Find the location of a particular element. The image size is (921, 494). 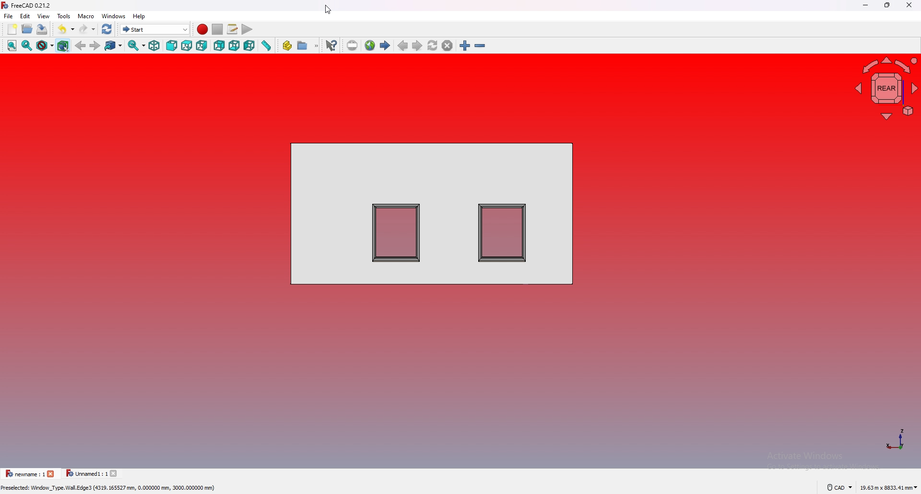

isometric is located at coordinates (154, 46).